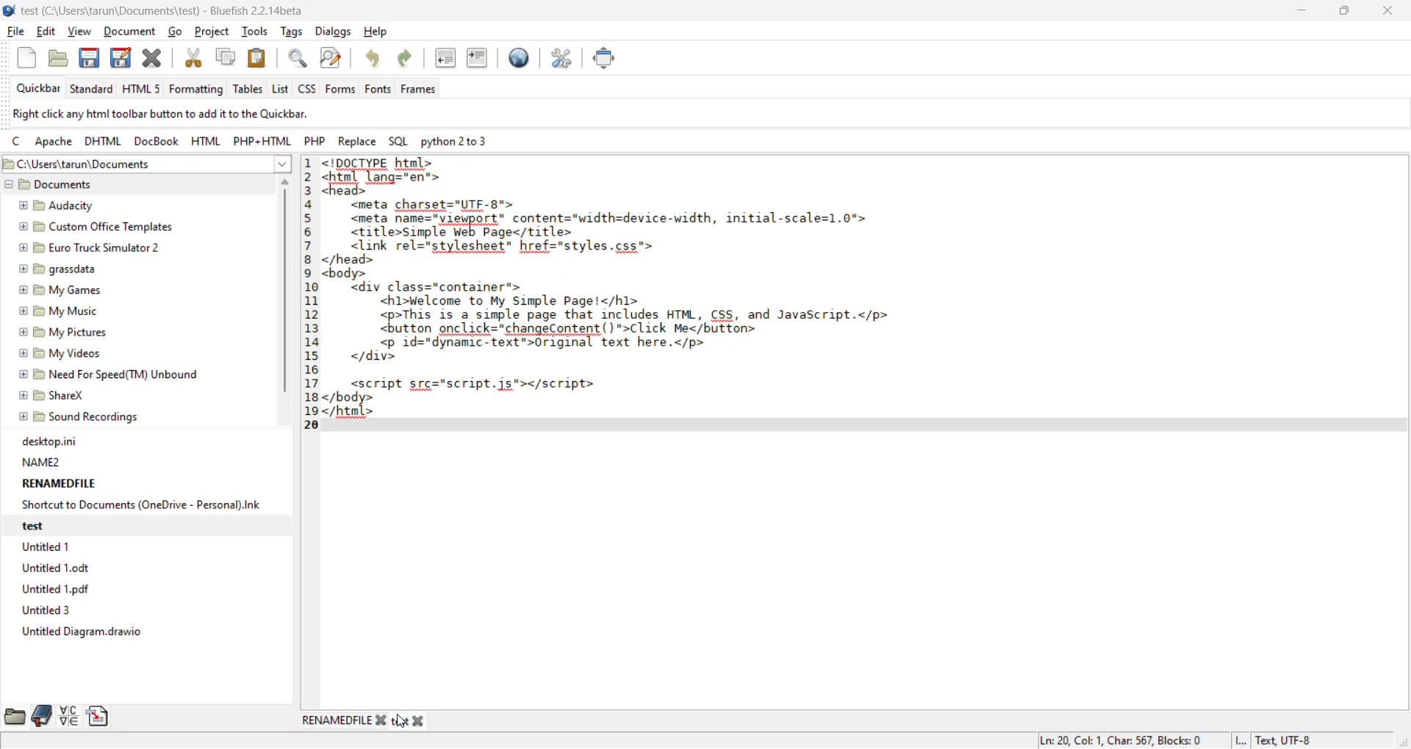  I want to click on test, so click(400, 720).